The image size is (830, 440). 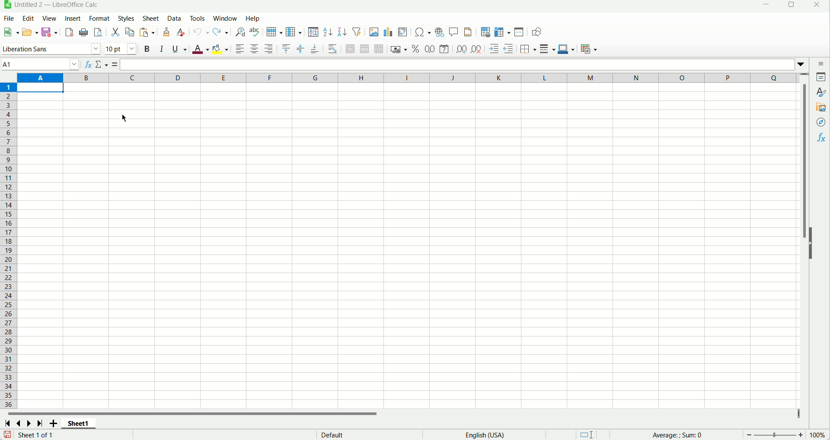 I want to click on Border color, so click(x=566, y=49).